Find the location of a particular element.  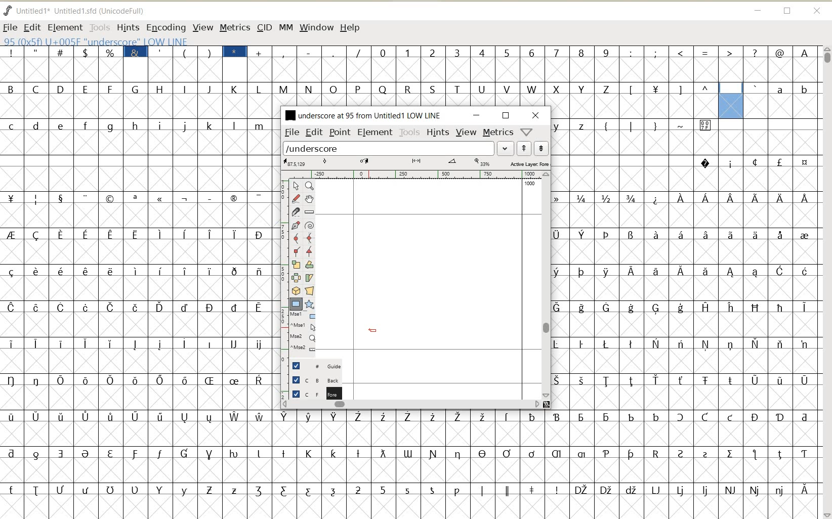

add a curve point is located at coordinates (296, 238).